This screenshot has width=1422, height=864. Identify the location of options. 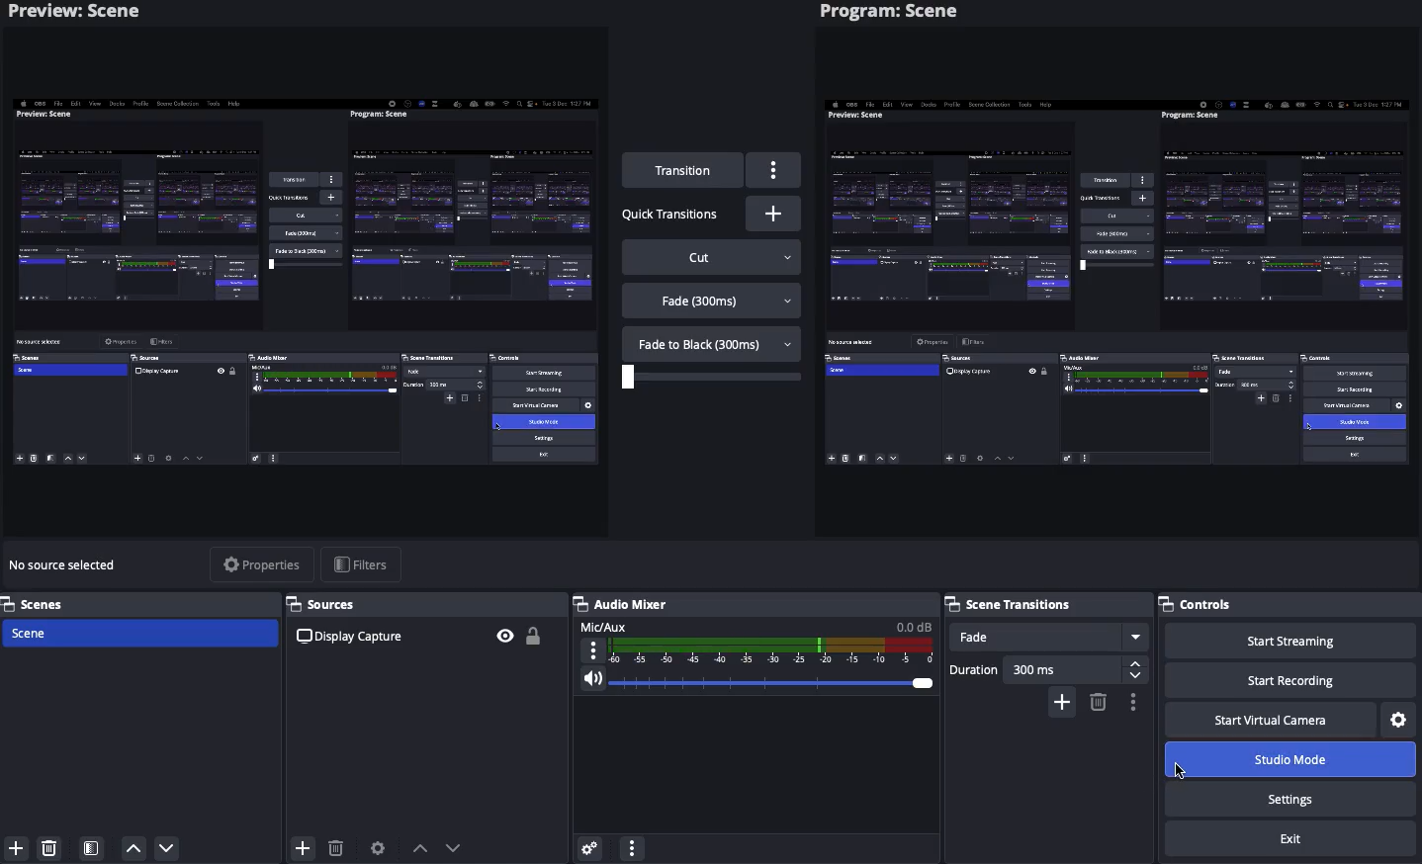
(631, 845).